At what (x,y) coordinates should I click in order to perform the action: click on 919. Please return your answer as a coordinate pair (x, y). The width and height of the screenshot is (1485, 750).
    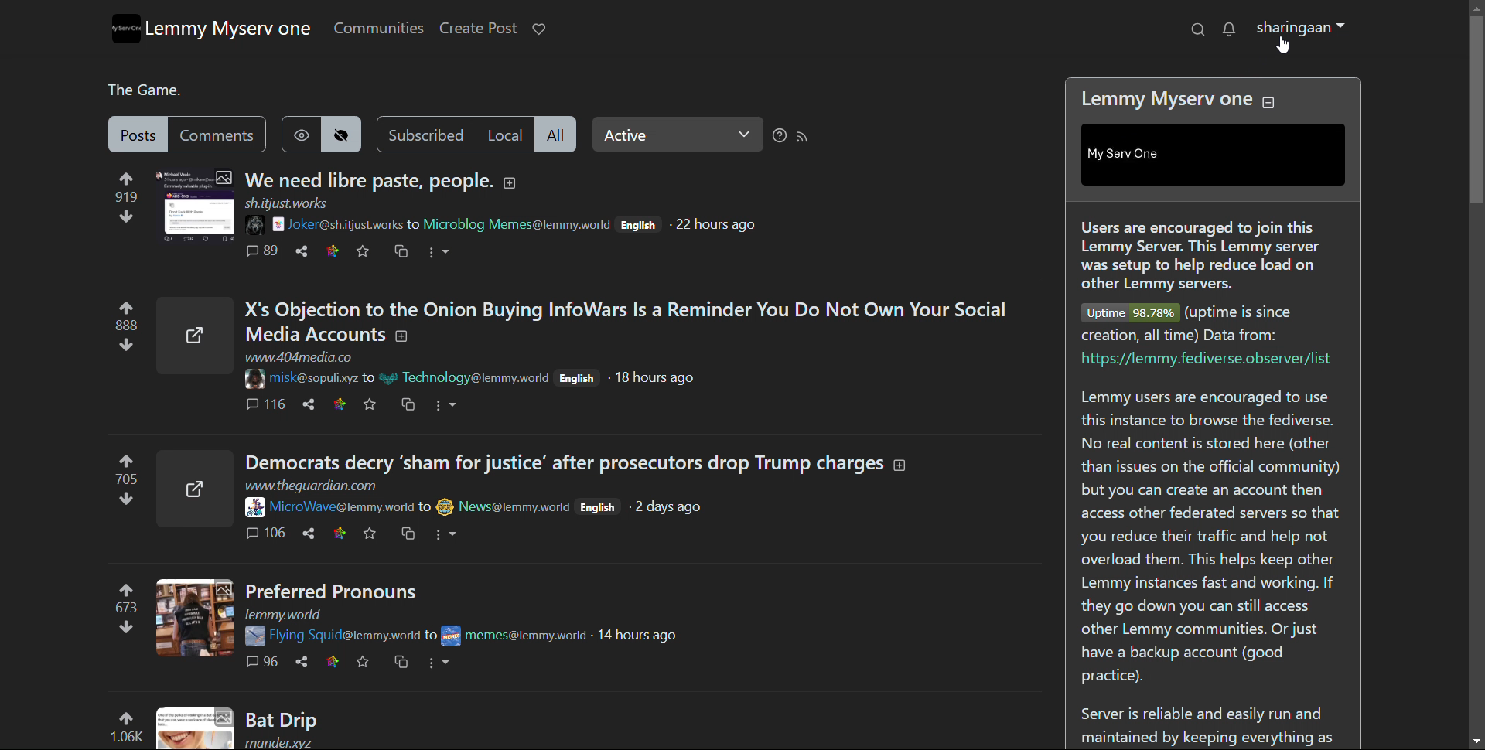
    Looking at the image, I should click on (131, 195).